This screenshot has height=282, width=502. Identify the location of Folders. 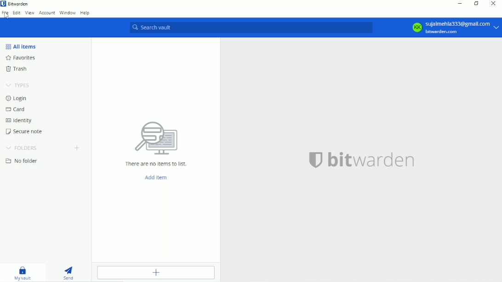
(22, 148).